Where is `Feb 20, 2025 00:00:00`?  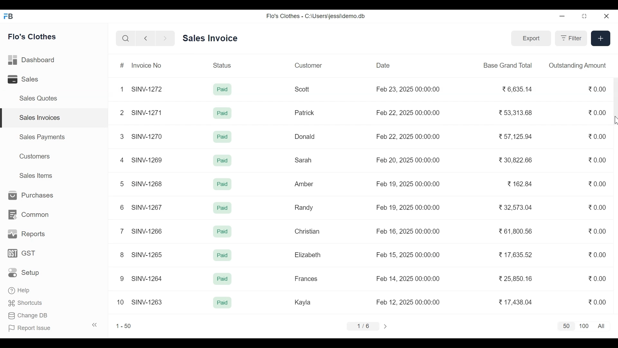
Feb 20, 2025 00:00:00 is located at coordinates (409, 159).